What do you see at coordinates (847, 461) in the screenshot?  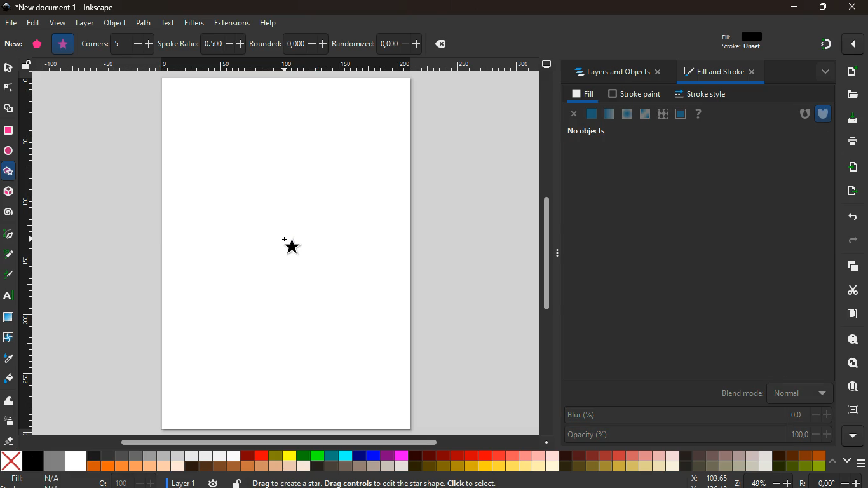 I see `down` at bounding box center [847, 461].